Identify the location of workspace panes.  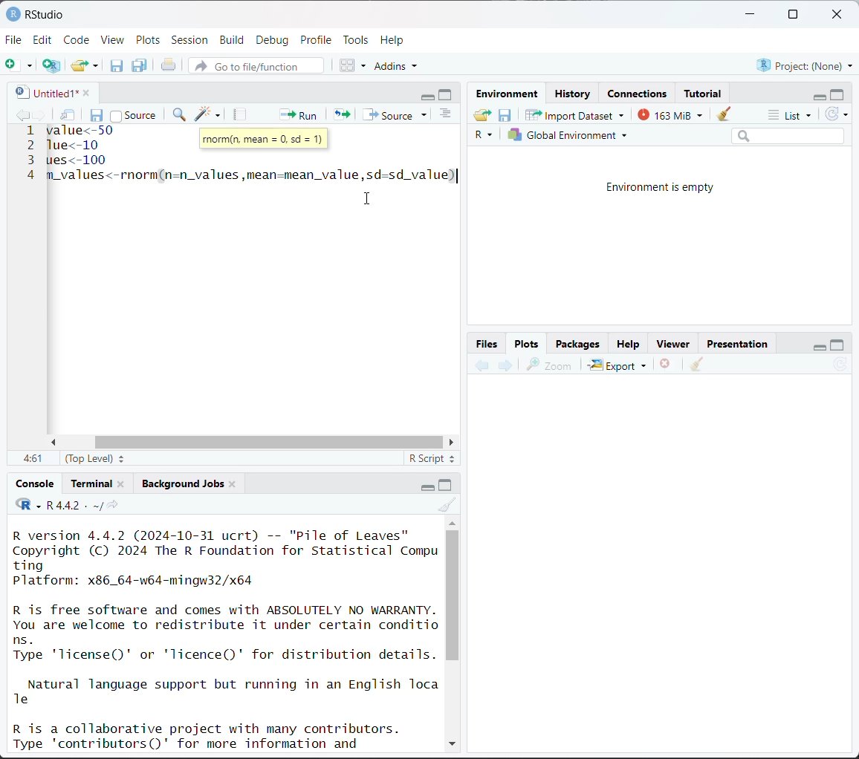
(354, 65).